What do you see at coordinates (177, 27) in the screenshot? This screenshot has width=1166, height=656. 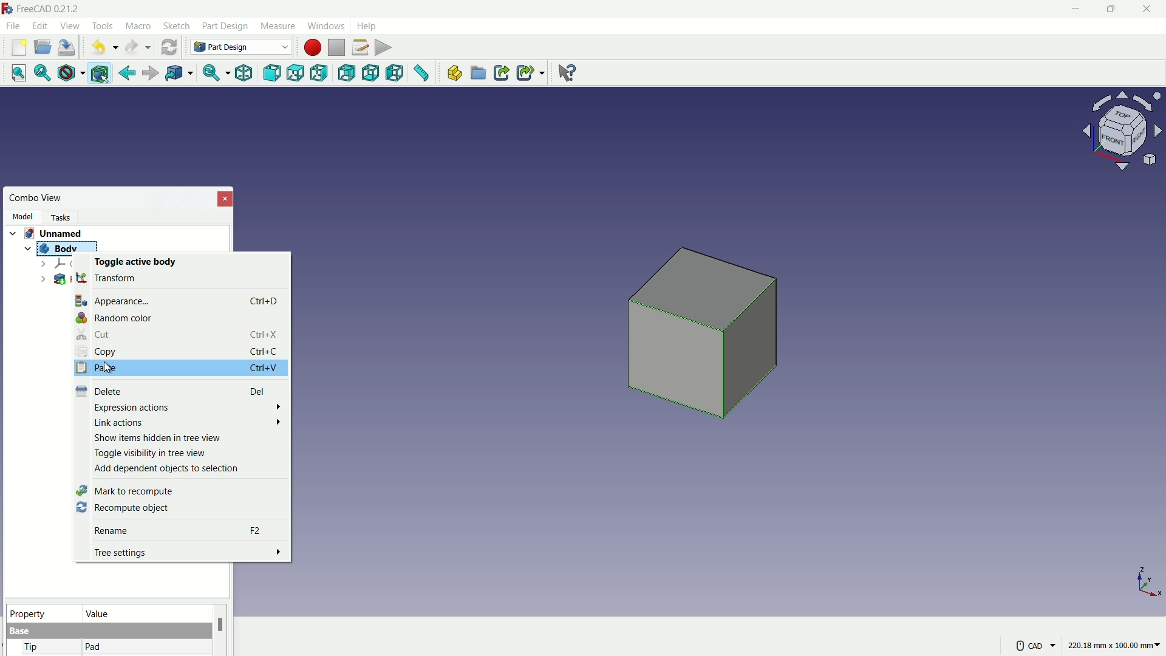 I see `sketch` at bounding box center [177, 27].